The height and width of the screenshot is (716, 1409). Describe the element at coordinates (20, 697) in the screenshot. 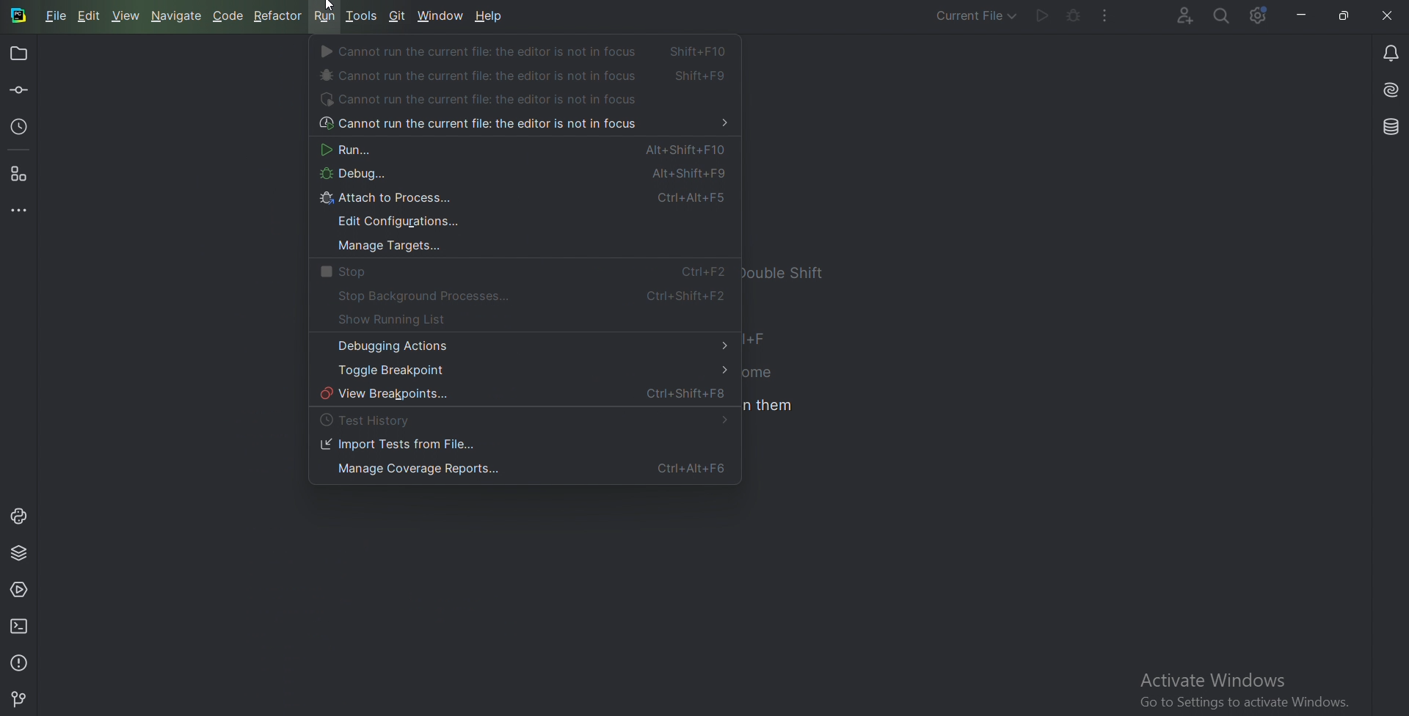

I see `Git` at that location.